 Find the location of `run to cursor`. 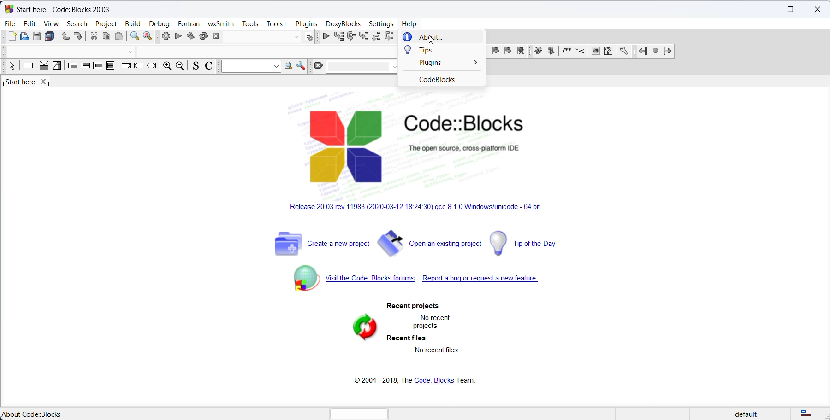

run to cursor is located at coordinates (339, 36).